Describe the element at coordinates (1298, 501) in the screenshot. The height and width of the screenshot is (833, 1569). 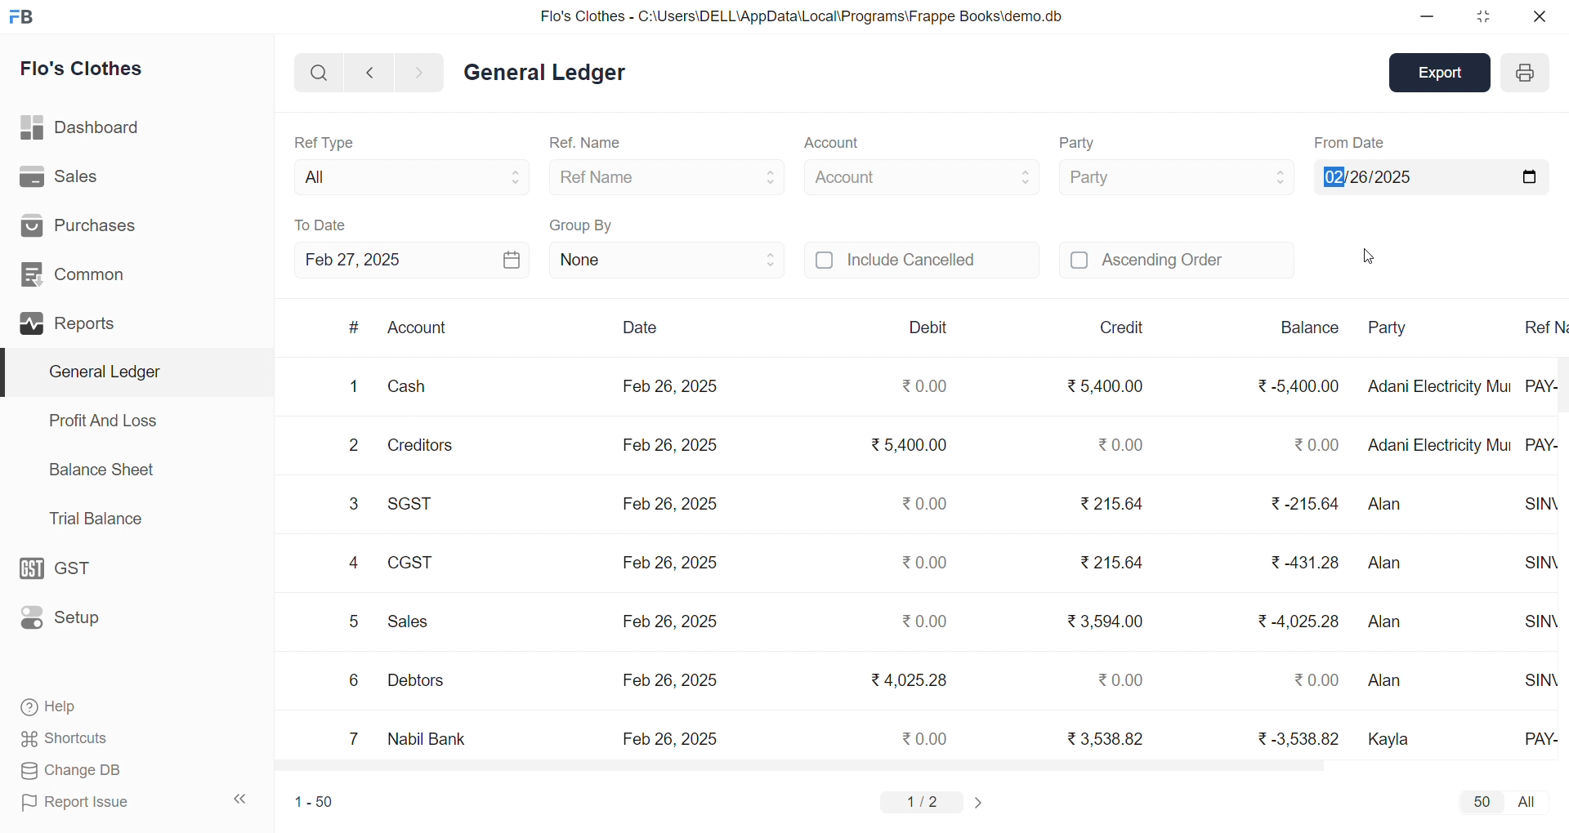
I see `₹-215.64` at that location.